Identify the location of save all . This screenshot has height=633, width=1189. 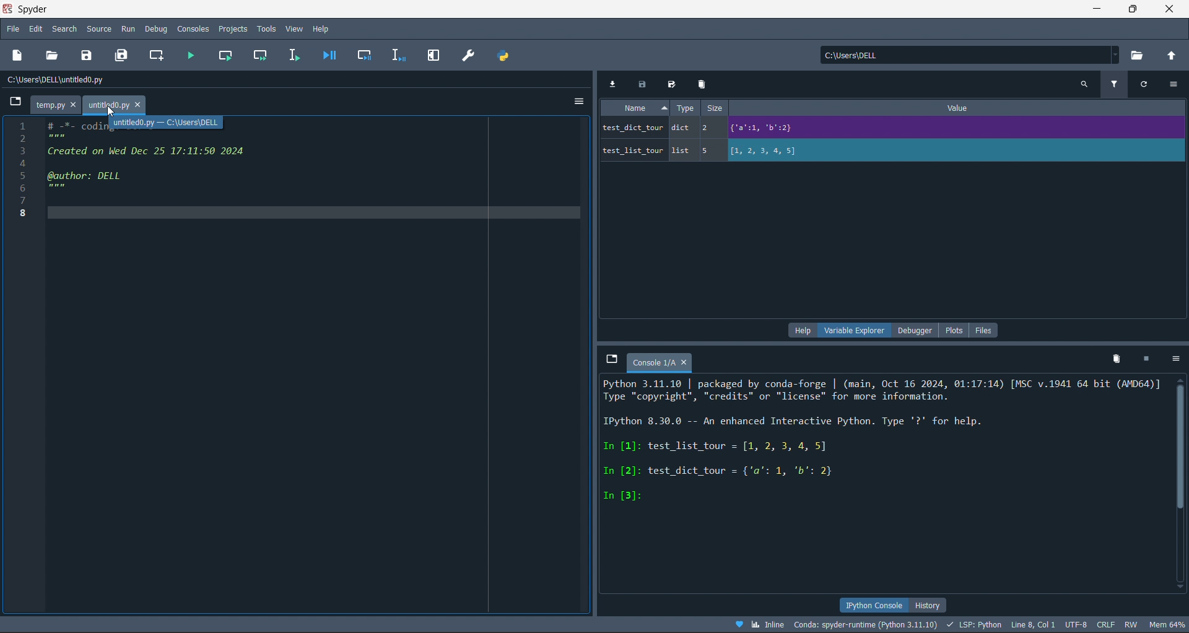
(123, 56).